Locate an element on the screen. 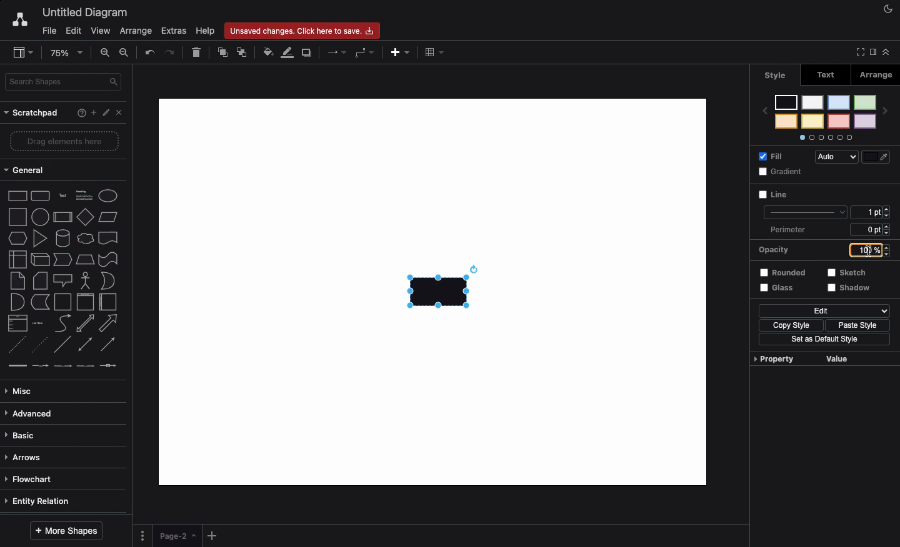 This screenshot has width=900, height=547. Fill color is located at coordinates (267, 51).